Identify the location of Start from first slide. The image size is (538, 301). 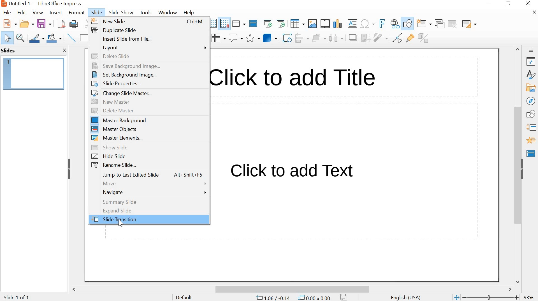
(267, 23).